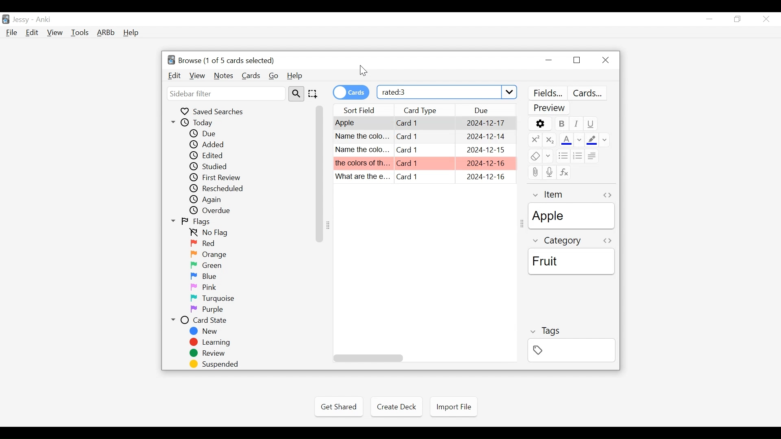 This screenshot has width=781, height=439. I want to click on minimize, so click(550, 61).